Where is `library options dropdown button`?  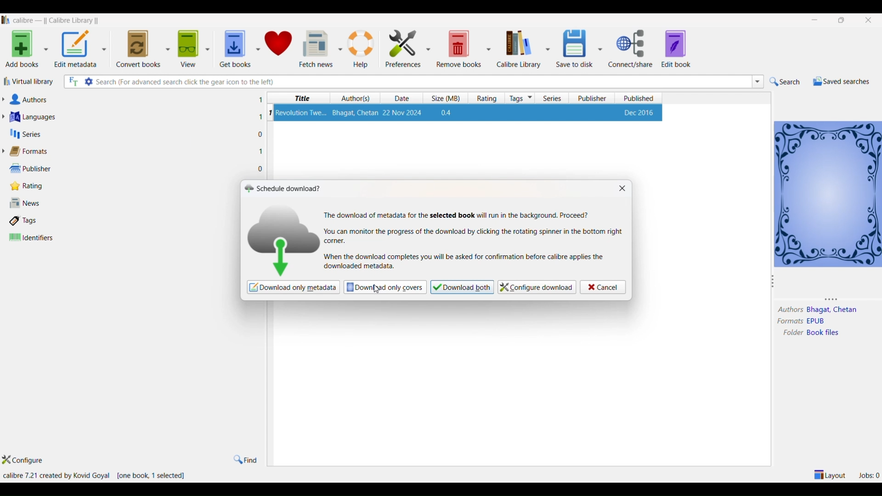
library options dropdown button is located at coordinates (546, 48).